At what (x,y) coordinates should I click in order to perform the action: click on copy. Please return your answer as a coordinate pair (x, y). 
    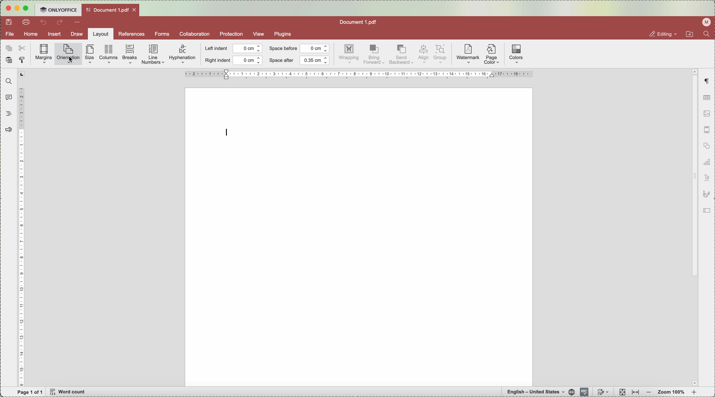
    Looking at the image, I should click on (7, 47).